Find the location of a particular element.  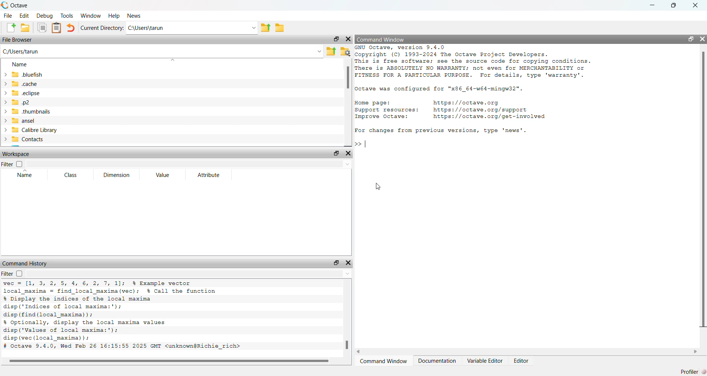

Browse Directions is located at coordinates (280, 27).